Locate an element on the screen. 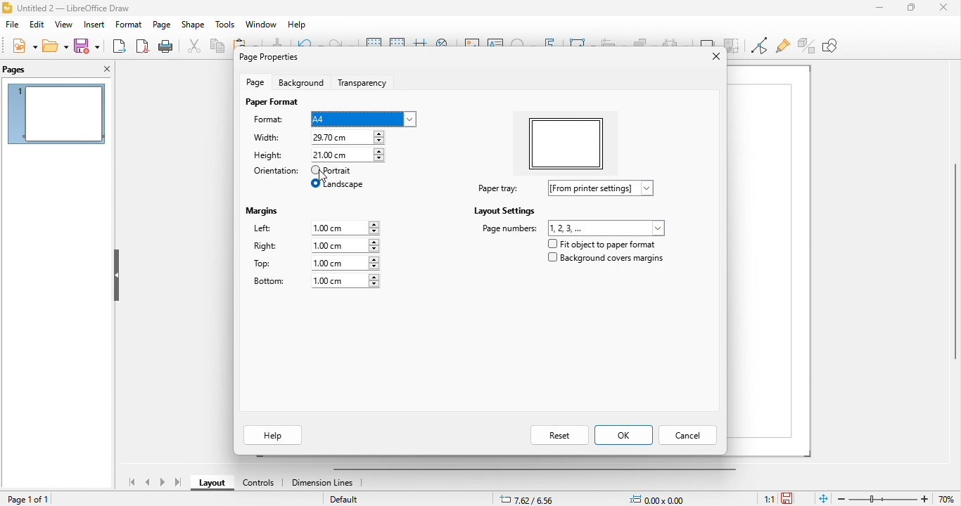 This screenshot has width=961, height=506. A4 is located at coordinates (364, 118).